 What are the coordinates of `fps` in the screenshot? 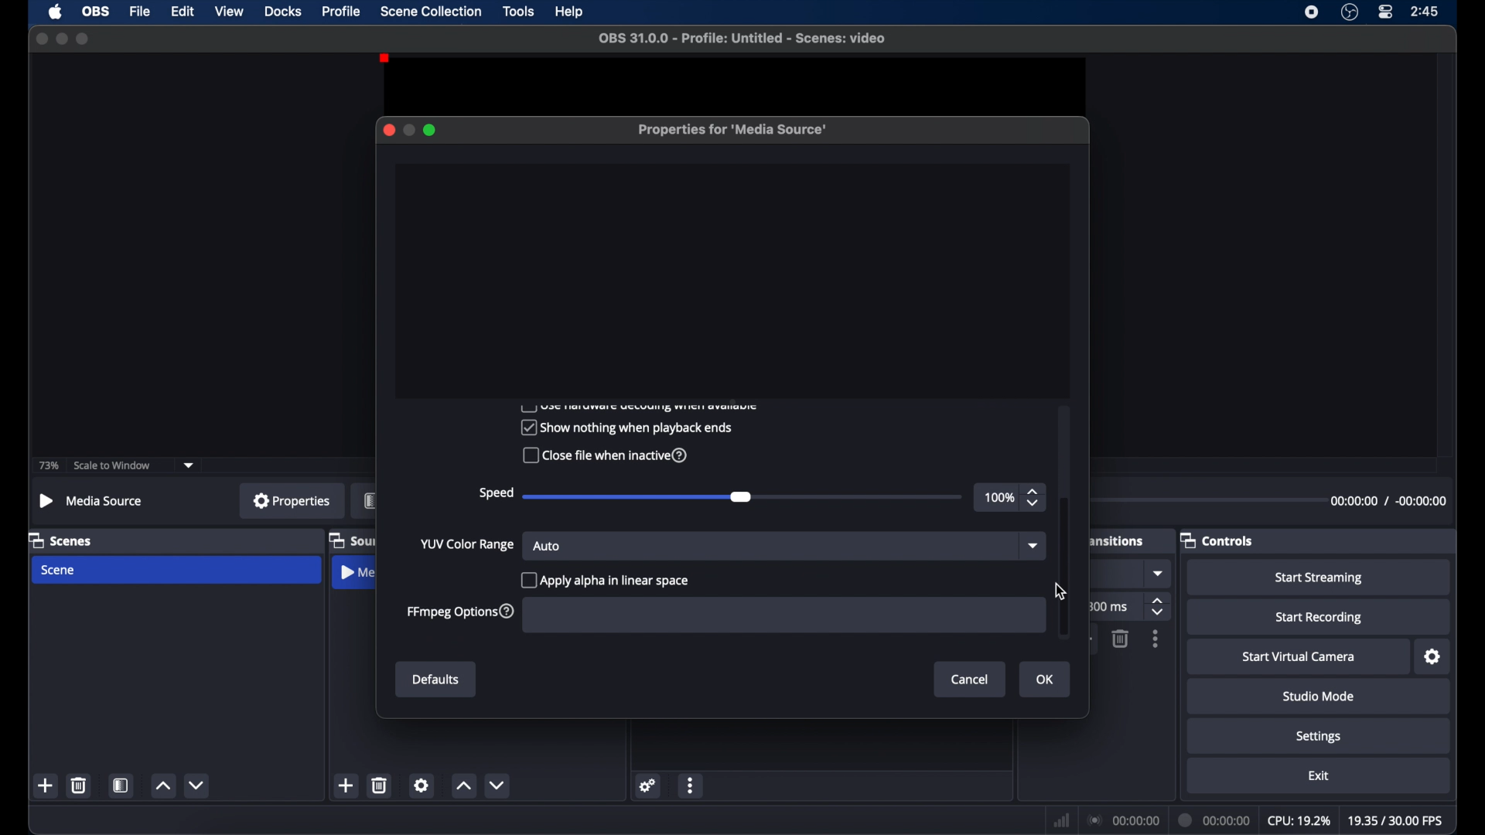 It's located at (1394, 820).